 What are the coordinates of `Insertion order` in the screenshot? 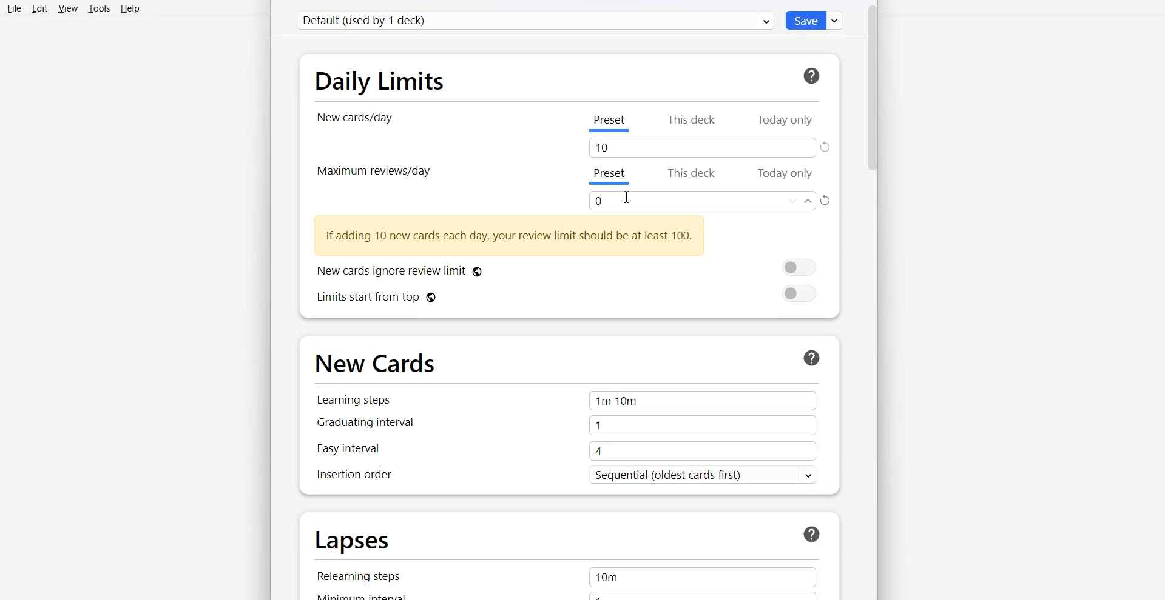 It's located at (564, 477).